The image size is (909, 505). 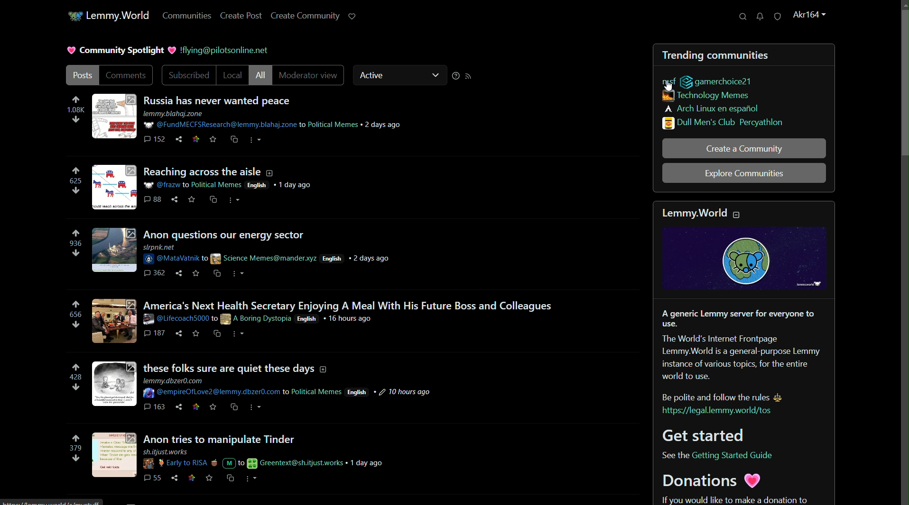 What do you see at coordinates (729, 498) in the screenshot?
I see `text` at bounding box center [729, 498].